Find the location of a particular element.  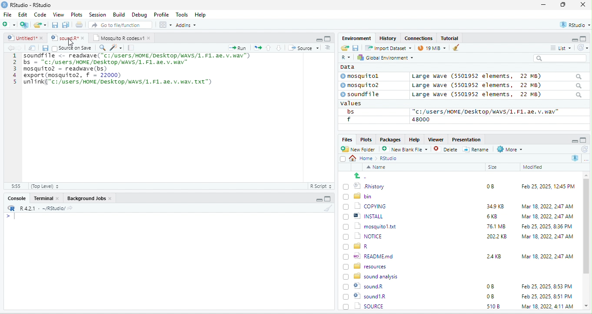

minimize is located at coordinates (574, 140).